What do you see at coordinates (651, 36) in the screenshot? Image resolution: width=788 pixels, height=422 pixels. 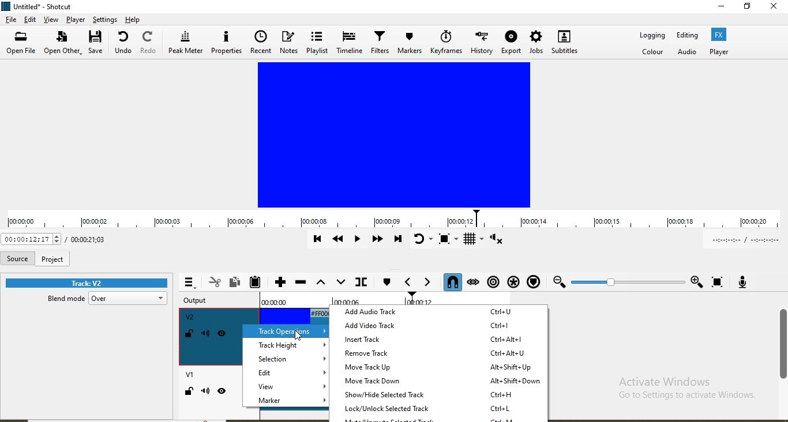 I see `Logging` at bounding box center [651, 36].